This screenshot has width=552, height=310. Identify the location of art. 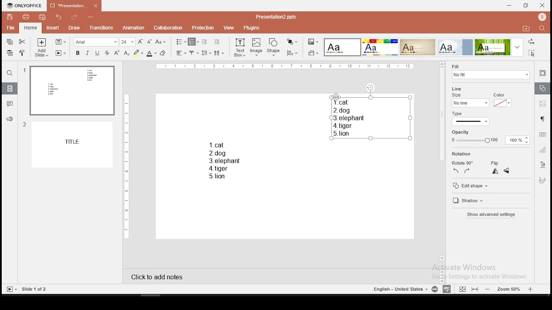
(543, 180).